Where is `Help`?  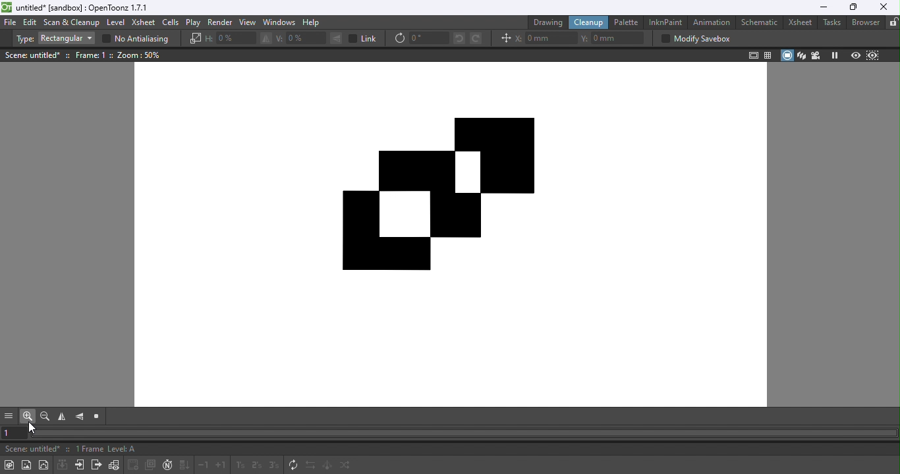 Help is located at coordinates (312, 22).